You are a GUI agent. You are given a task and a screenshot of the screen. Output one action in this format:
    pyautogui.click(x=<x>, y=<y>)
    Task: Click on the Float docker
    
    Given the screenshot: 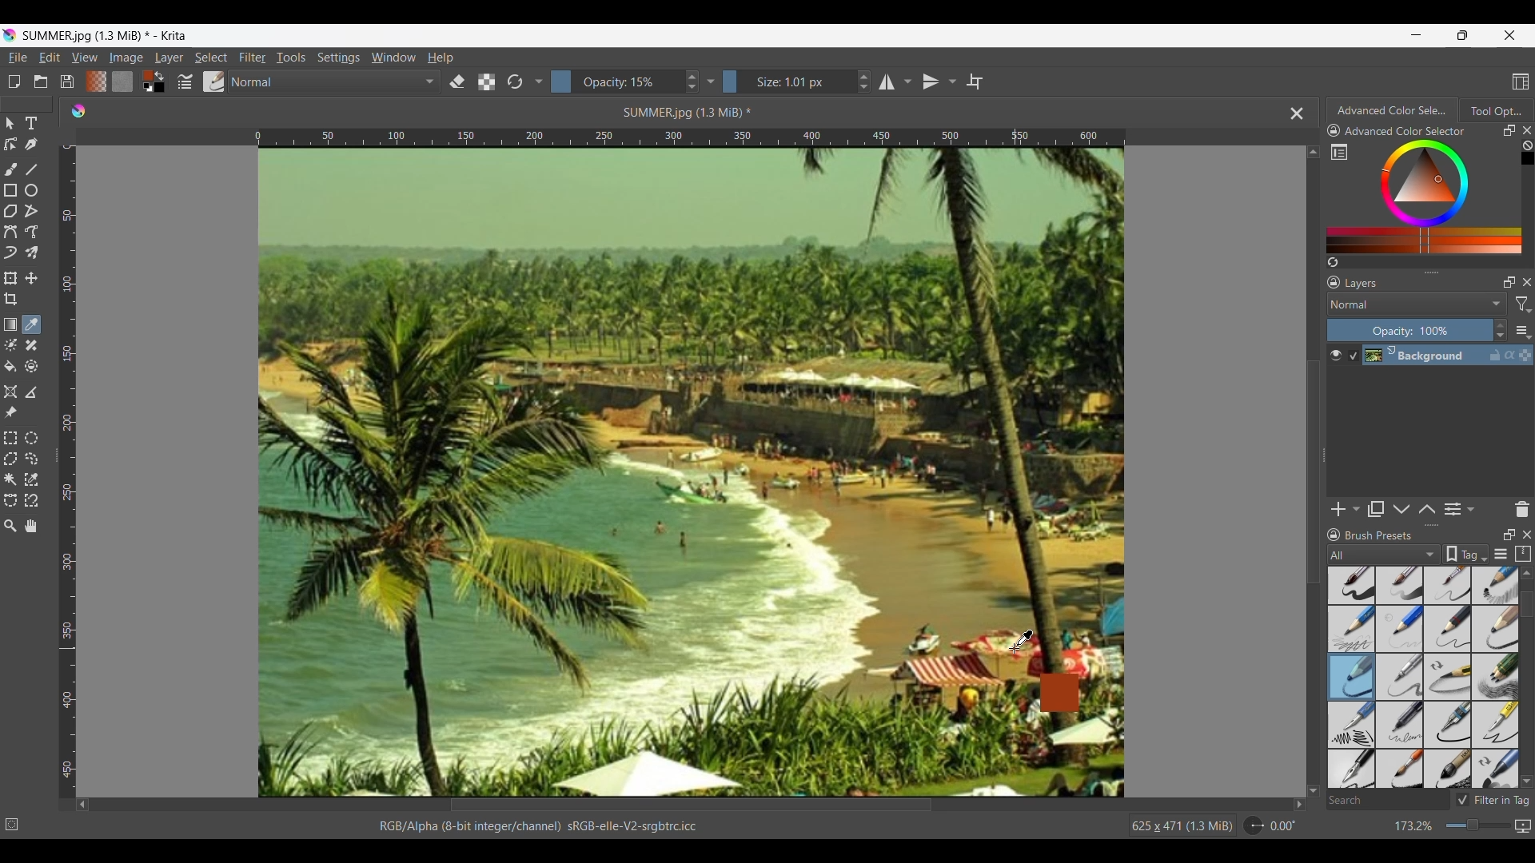 What is the action you would take?
    pyautogui.click(x=1509, y=282)
    